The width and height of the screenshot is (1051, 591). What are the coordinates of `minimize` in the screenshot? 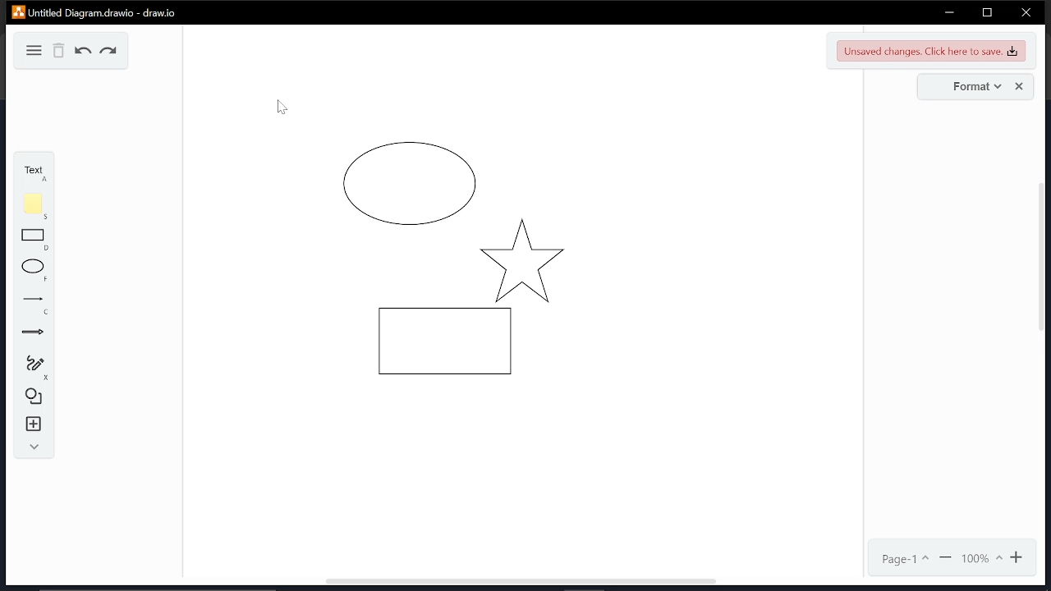 It's located at (949, 12).